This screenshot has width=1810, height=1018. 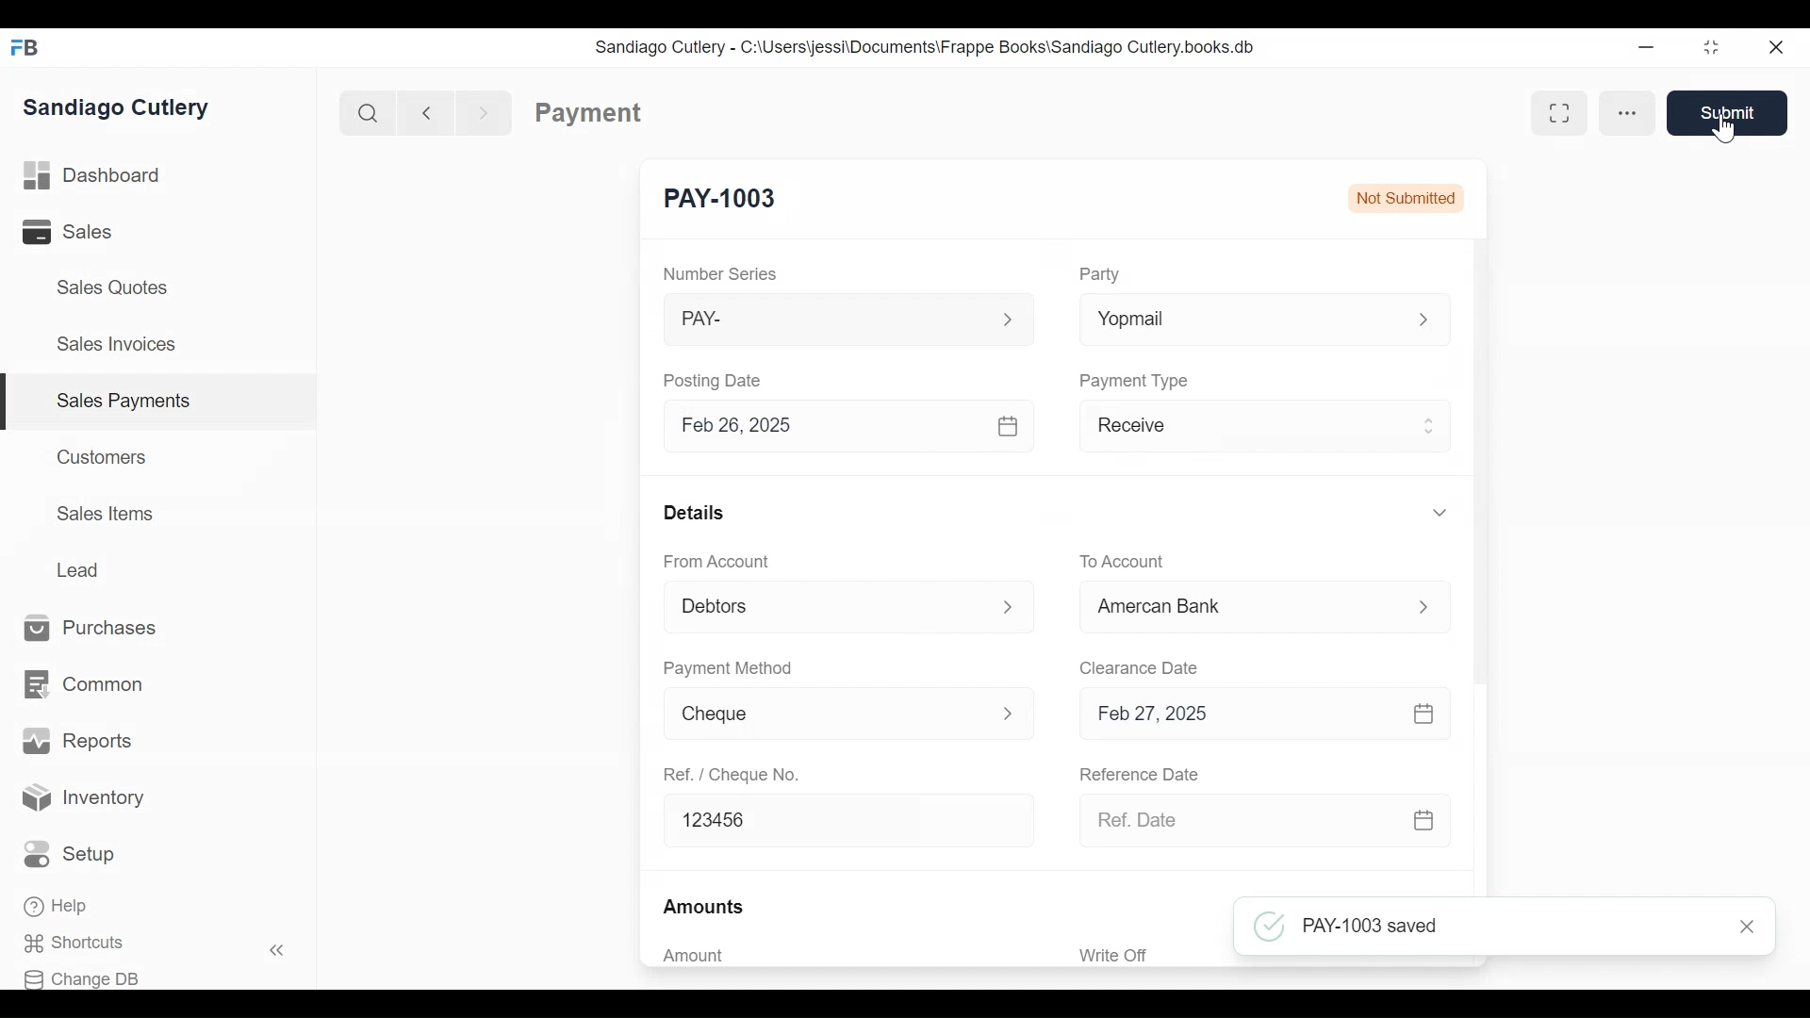 What do you see at coordinates (485, 111) in the screenshot?
I see `Navigate forward` at bounding box center [485, 111].